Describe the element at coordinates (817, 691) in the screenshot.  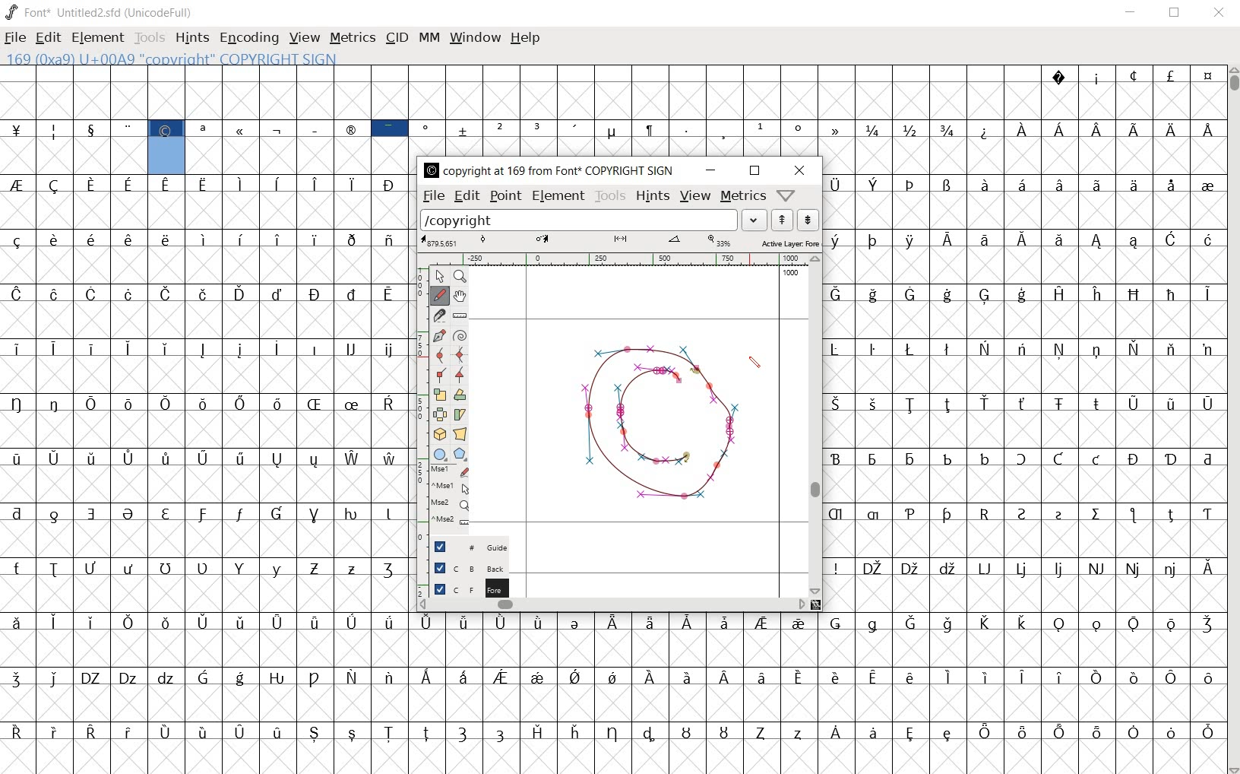
I see `glyph characters` at that location.